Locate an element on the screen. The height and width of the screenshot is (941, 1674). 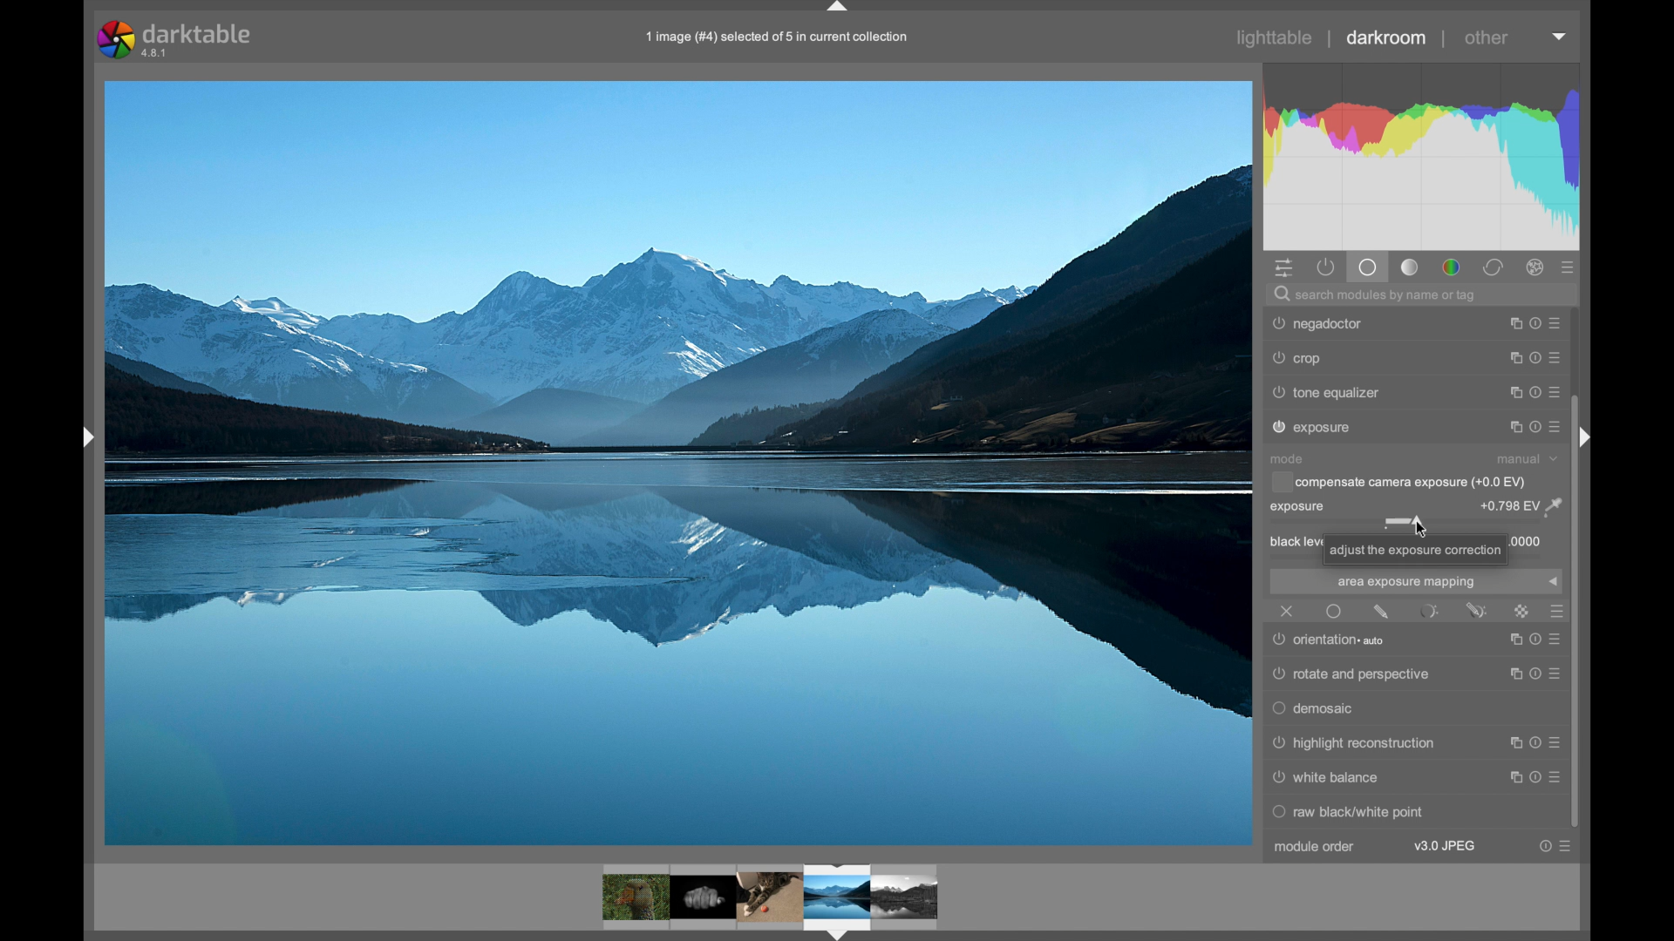
scroll box is located at coordinates (1585, 612).